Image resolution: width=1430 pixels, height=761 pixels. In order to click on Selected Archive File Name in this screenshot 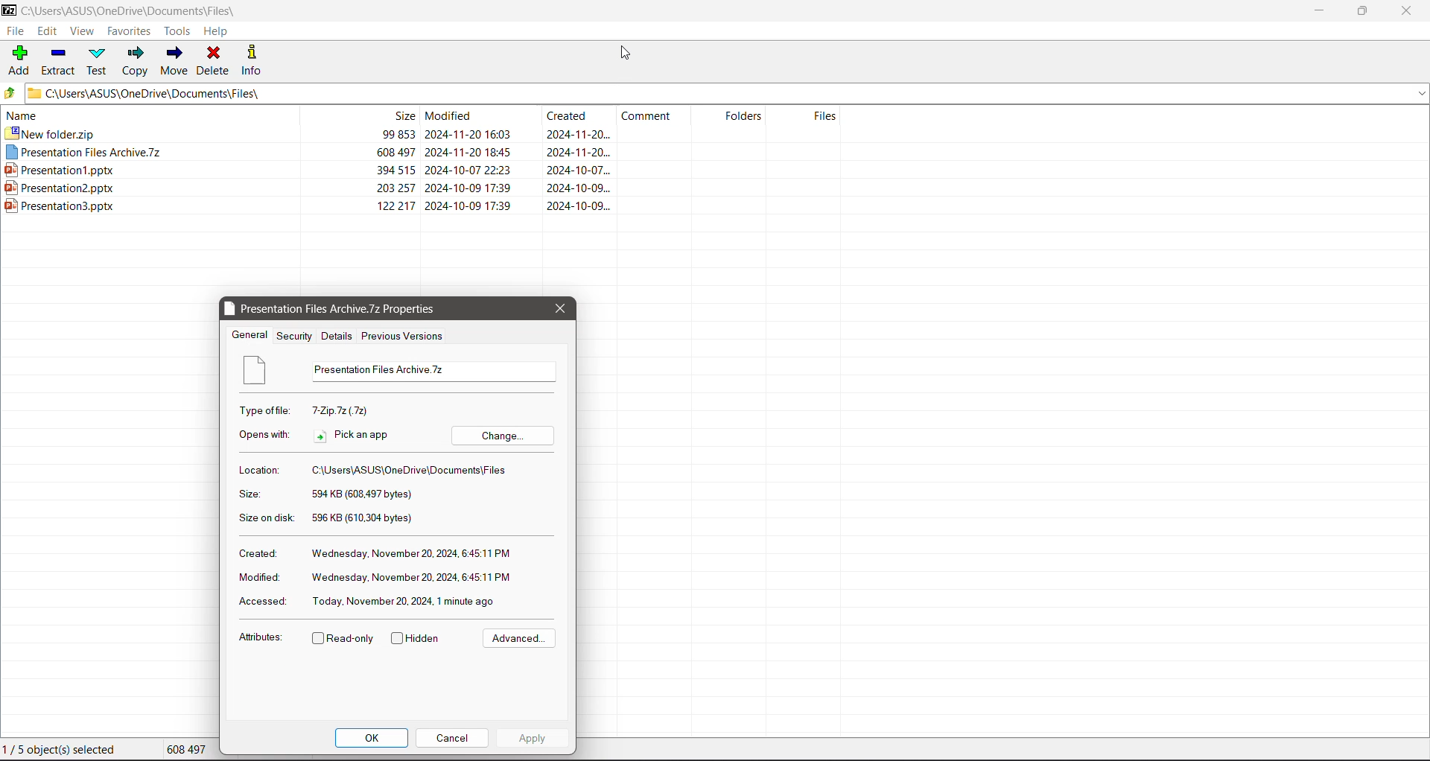, I will do `click(434, 372)`.